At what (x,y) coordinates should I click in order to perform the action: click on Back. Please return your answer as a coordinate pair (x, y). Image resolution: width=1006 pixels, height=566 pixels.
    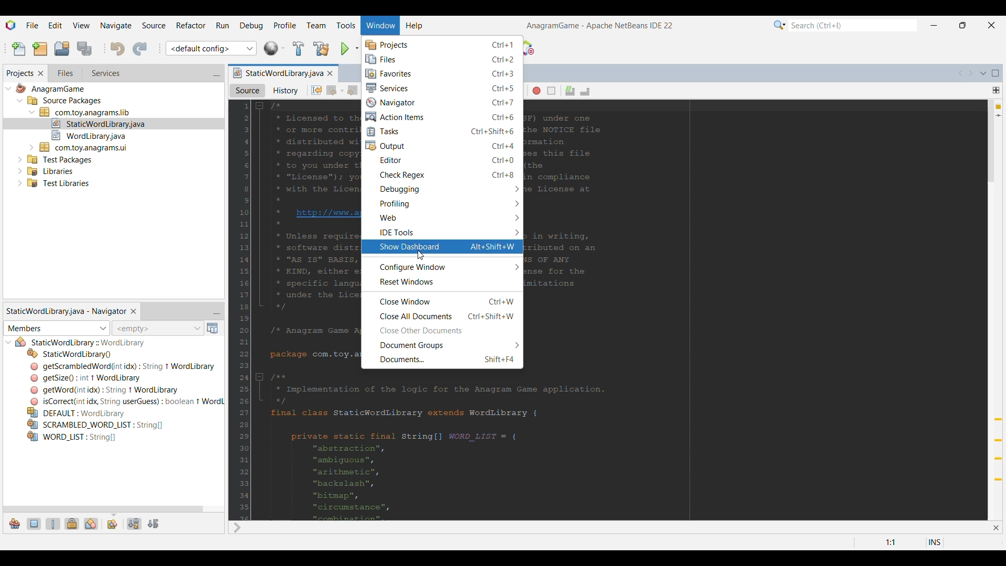
    Looking at the image, I should click on (332, 90).